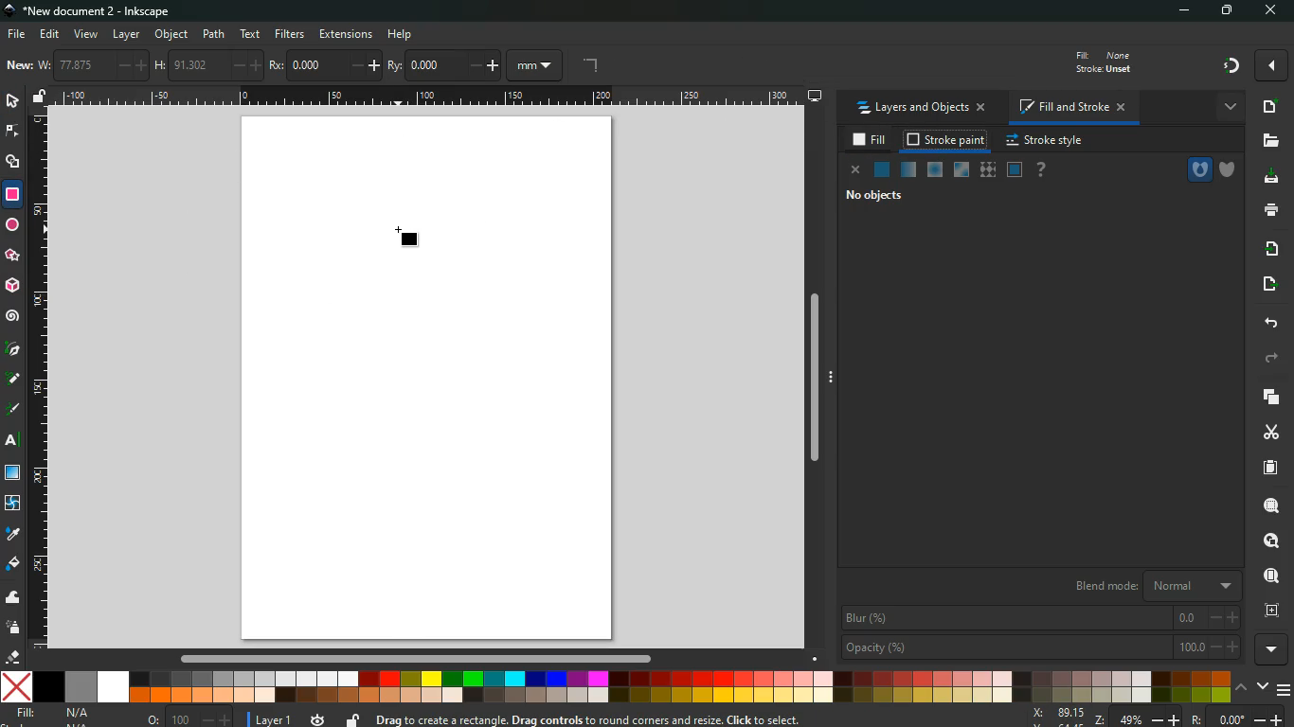 The width and height of the screenshot is (1294, 727). Describe the element at coordinates (12, 381) in the screenshot. I see `highlight` at that location.